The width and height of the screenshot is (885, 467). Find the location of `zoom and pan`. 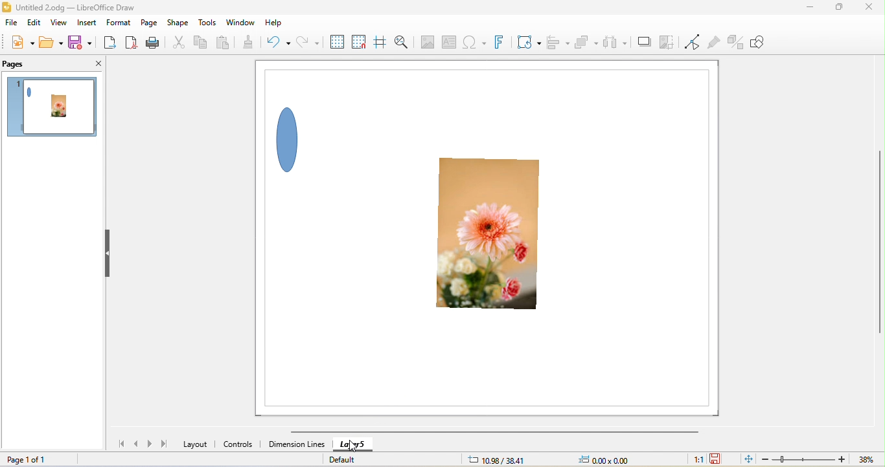

zoom and pan is located at coordinates (401, 42).